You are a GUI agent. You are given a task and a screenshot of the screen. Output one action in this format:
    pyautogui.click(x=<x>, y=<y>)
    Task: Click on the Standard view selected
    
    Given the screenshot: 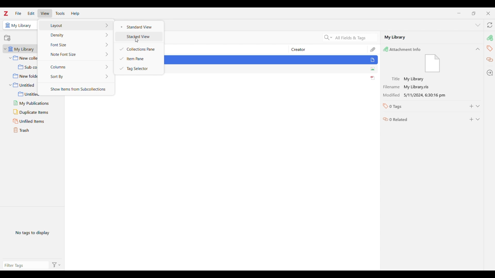 What is the action you would take?
    pyautogui.click(x=140, y=27)
    